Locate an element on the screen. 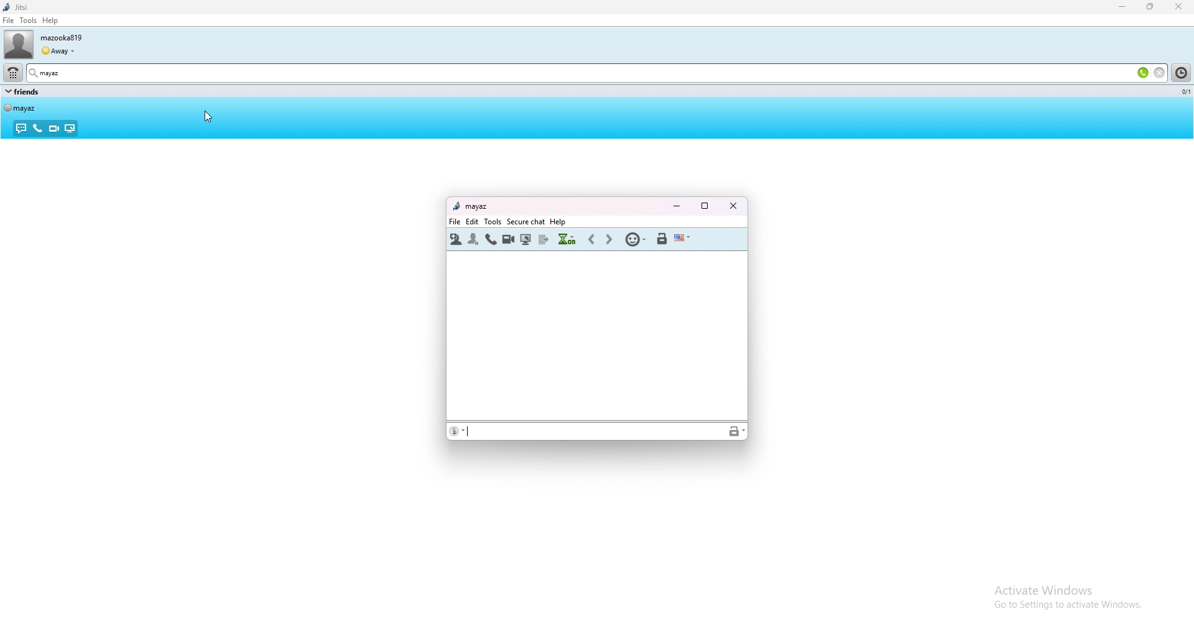 This screenshot has width=1194, height=640. spell check is located at coordinates (682, 239).